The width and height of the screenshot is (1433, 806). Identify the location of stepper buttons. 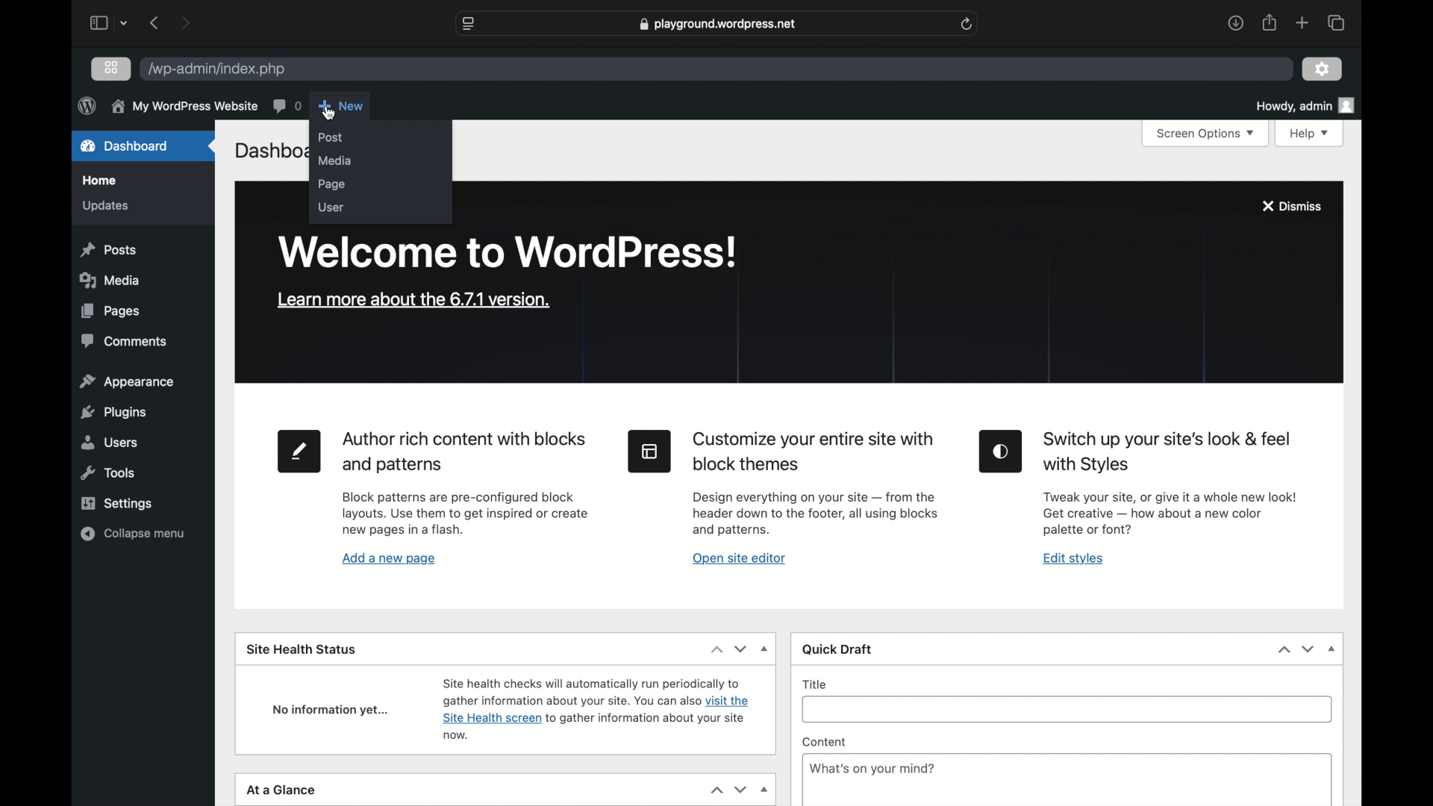
(1296, 649).